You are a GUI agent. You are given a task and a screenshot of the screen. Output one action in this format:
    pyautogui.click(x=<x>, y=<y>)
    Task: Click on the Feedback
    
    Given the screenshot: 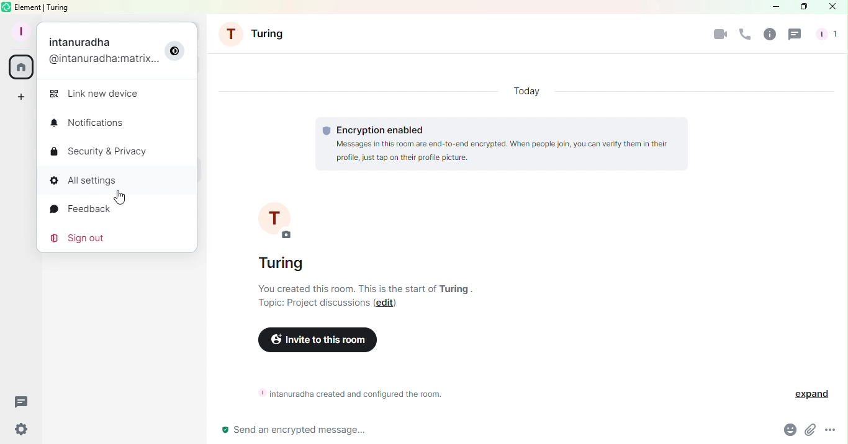 What is the action you would take?
    pyautogui.click(x=76, y=211)
    